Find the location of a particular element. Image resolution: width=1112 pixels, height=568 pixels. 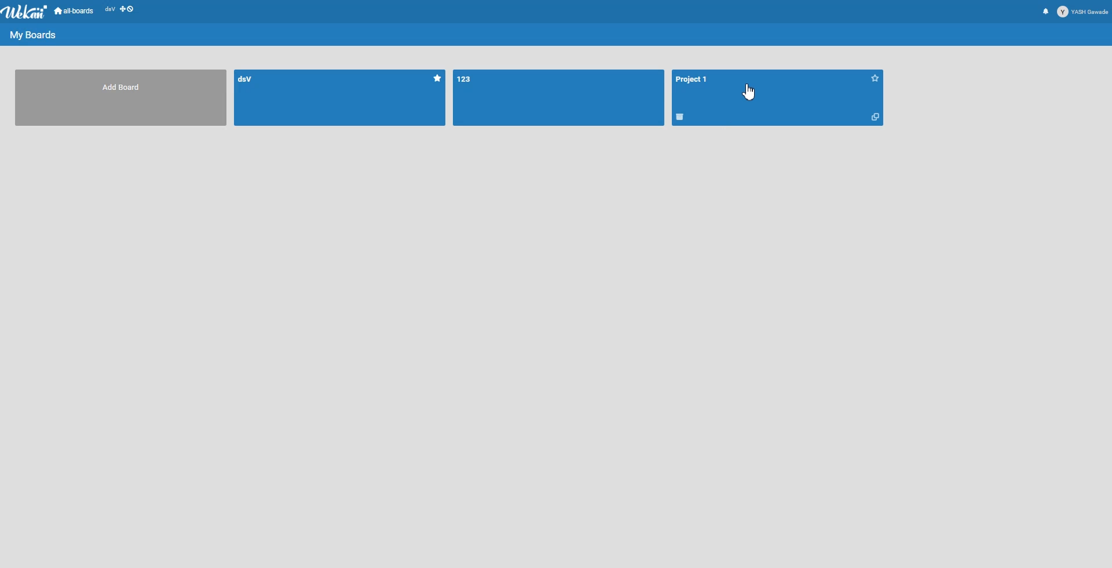

Text is located at coordinates (32, 33).